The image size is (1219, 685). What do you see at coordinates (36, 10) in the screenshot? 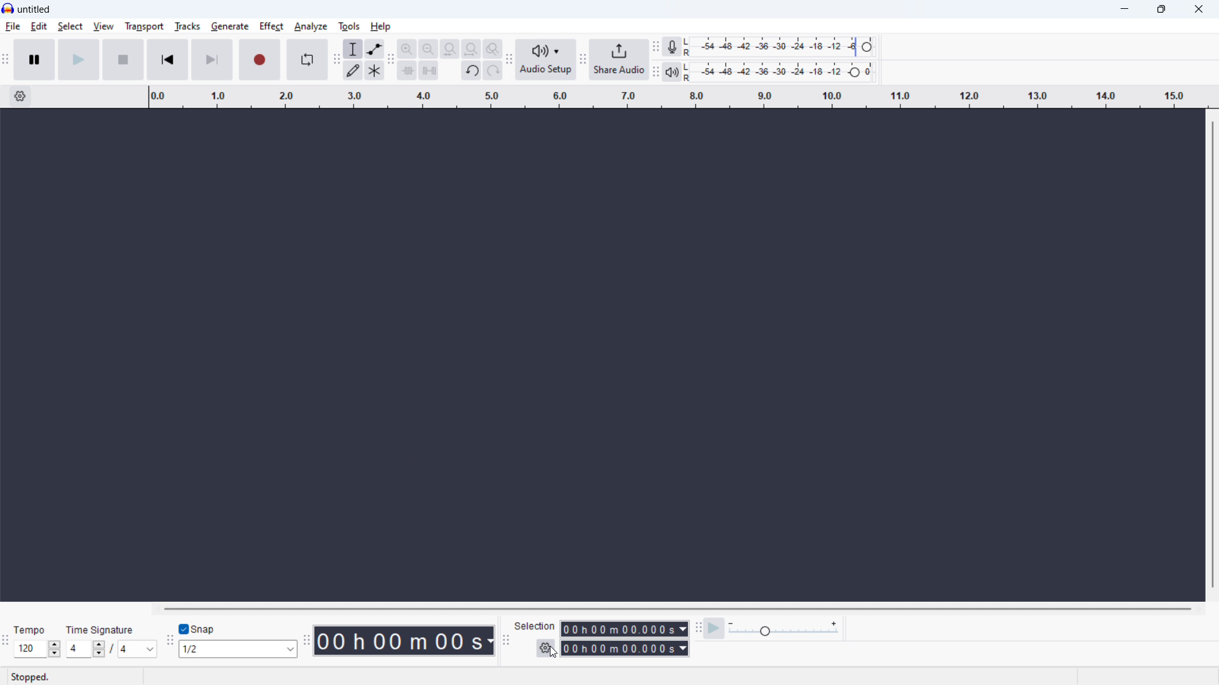
I see `title` at bounding box center [36, 10].